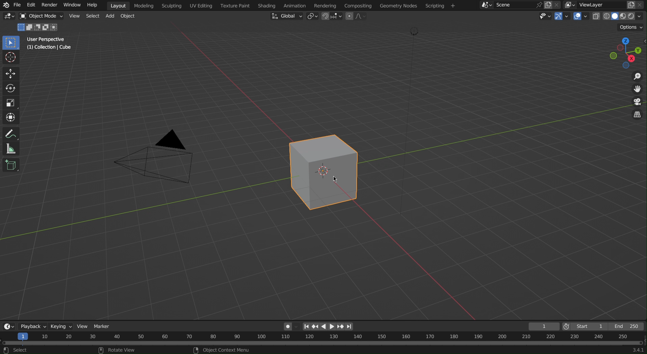 The height and width of the screenshot is (354, 647). I want to click on Edit, so click(31, 5).